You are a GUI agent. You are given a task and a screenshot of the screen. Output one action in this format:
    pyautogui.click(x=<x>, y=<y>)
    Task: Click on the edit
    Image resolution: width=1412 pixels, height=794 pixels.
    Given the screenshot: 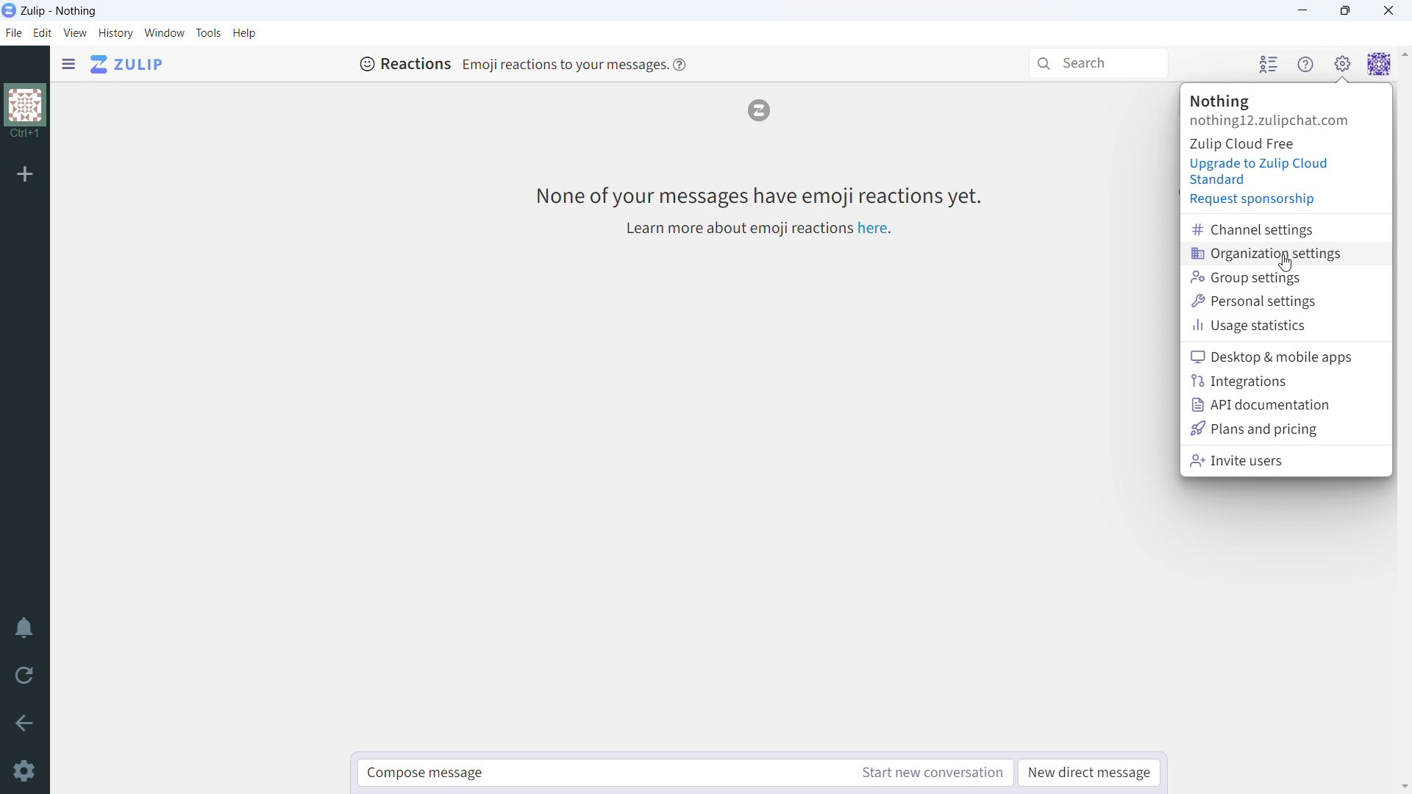 What is the action you would take?
    pyautogui.click(x=43, y=34)
    